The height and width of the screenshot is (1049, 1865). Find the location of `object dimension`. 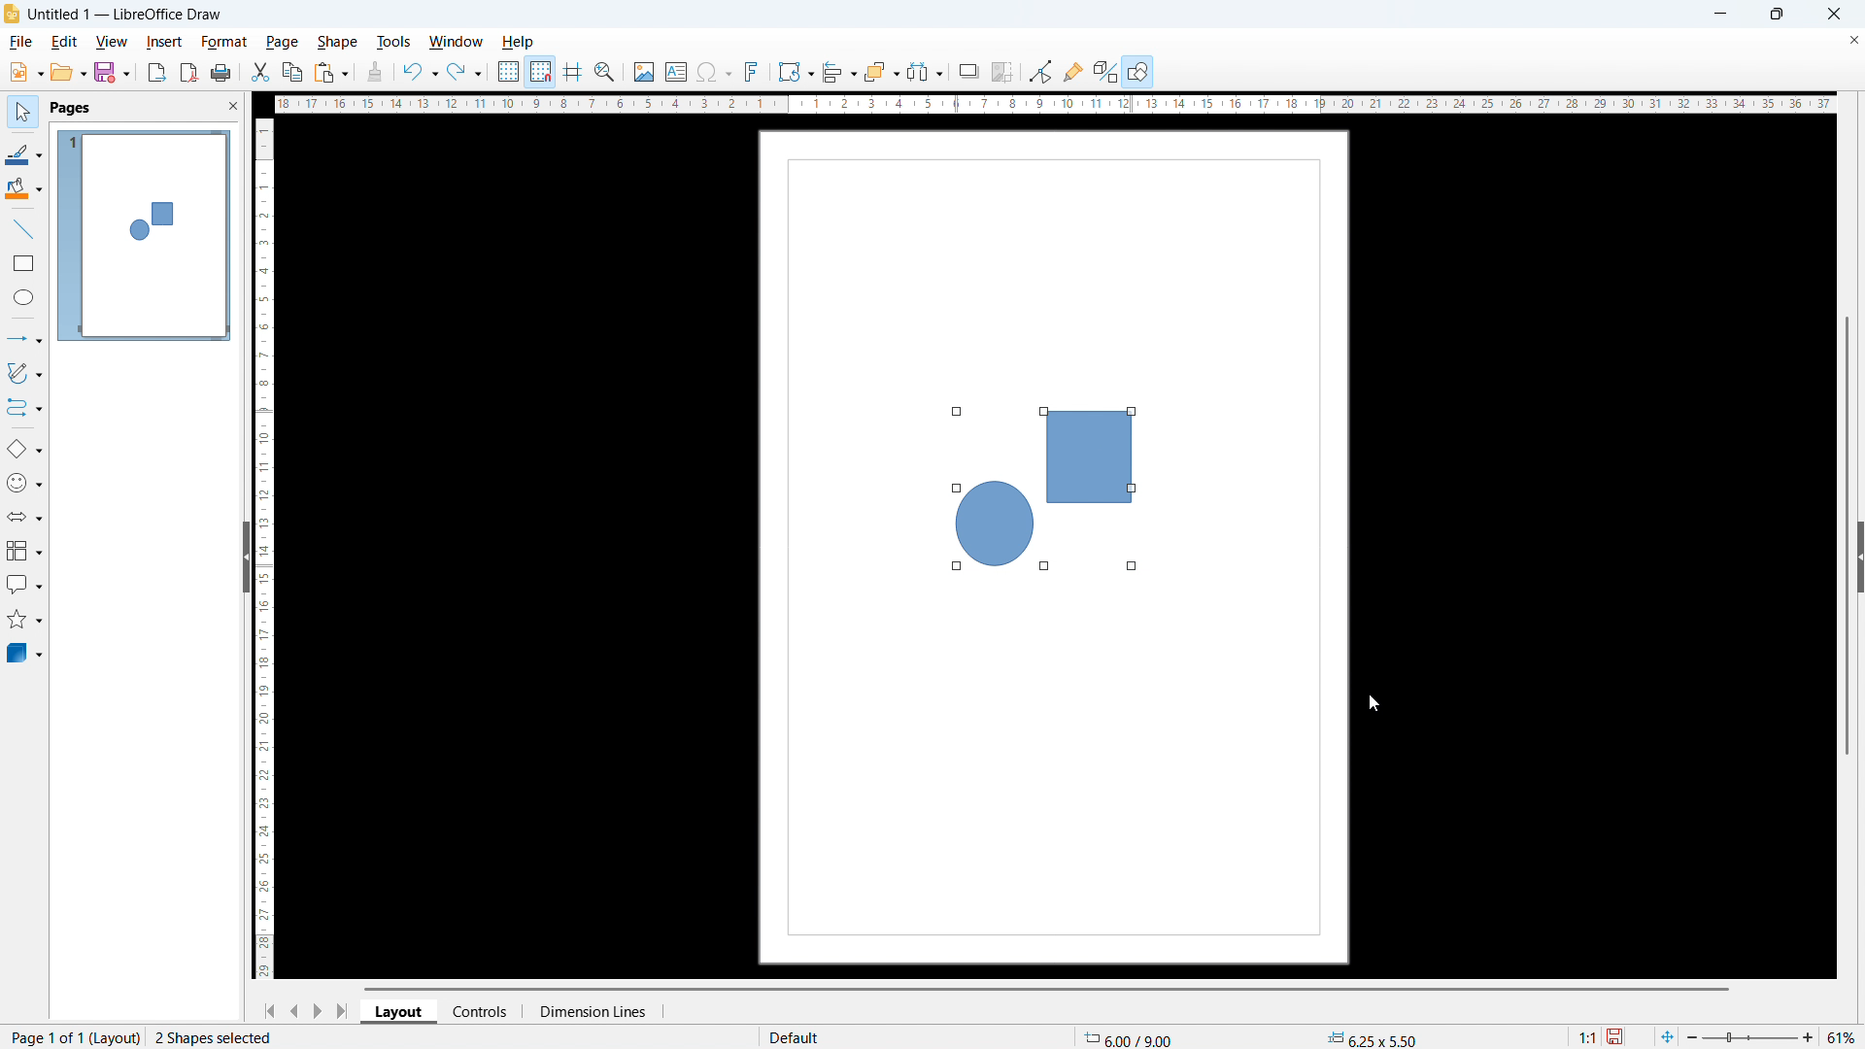

object dimension is located at coordinates (1368, 1036).